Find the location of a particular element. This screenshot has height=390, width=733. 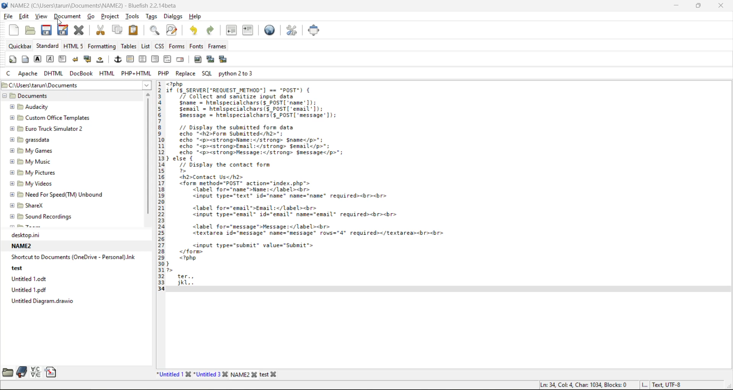

desktop.ini is located at coordinates (40, 236).